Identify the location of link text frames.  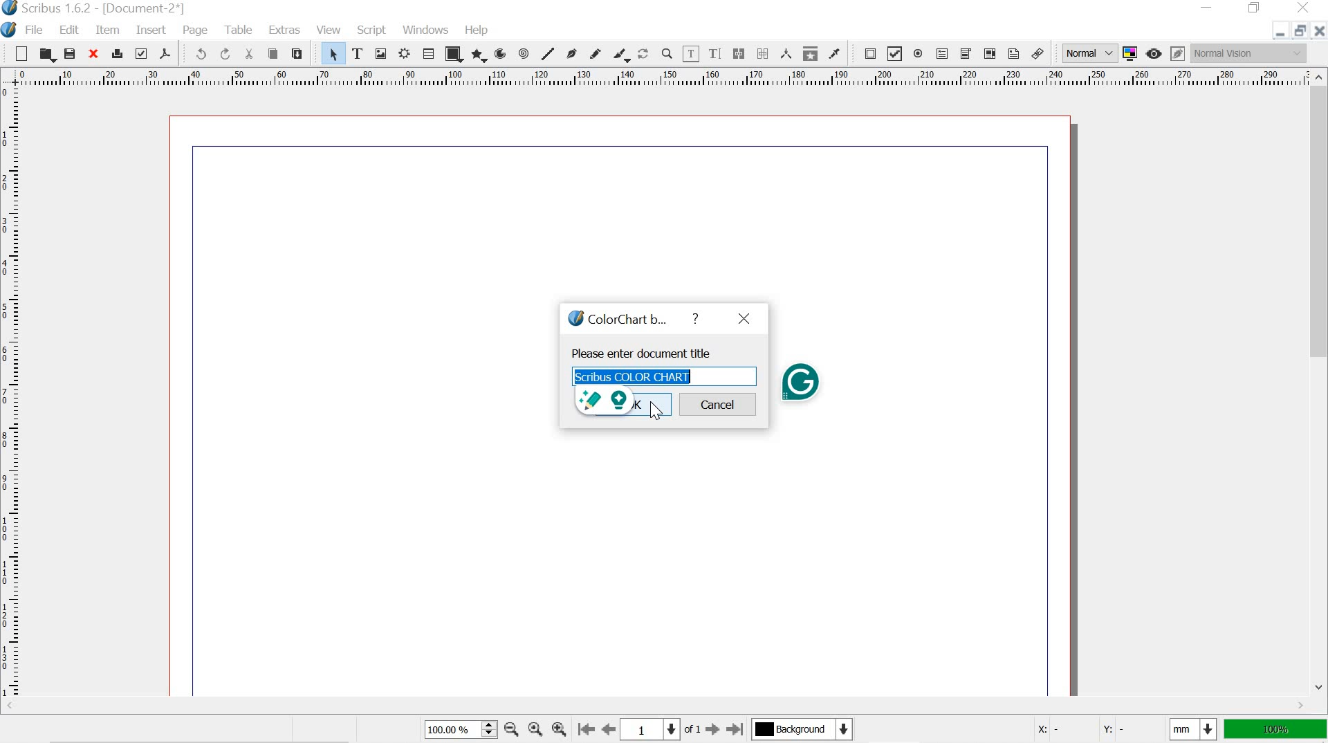
(739, 53).